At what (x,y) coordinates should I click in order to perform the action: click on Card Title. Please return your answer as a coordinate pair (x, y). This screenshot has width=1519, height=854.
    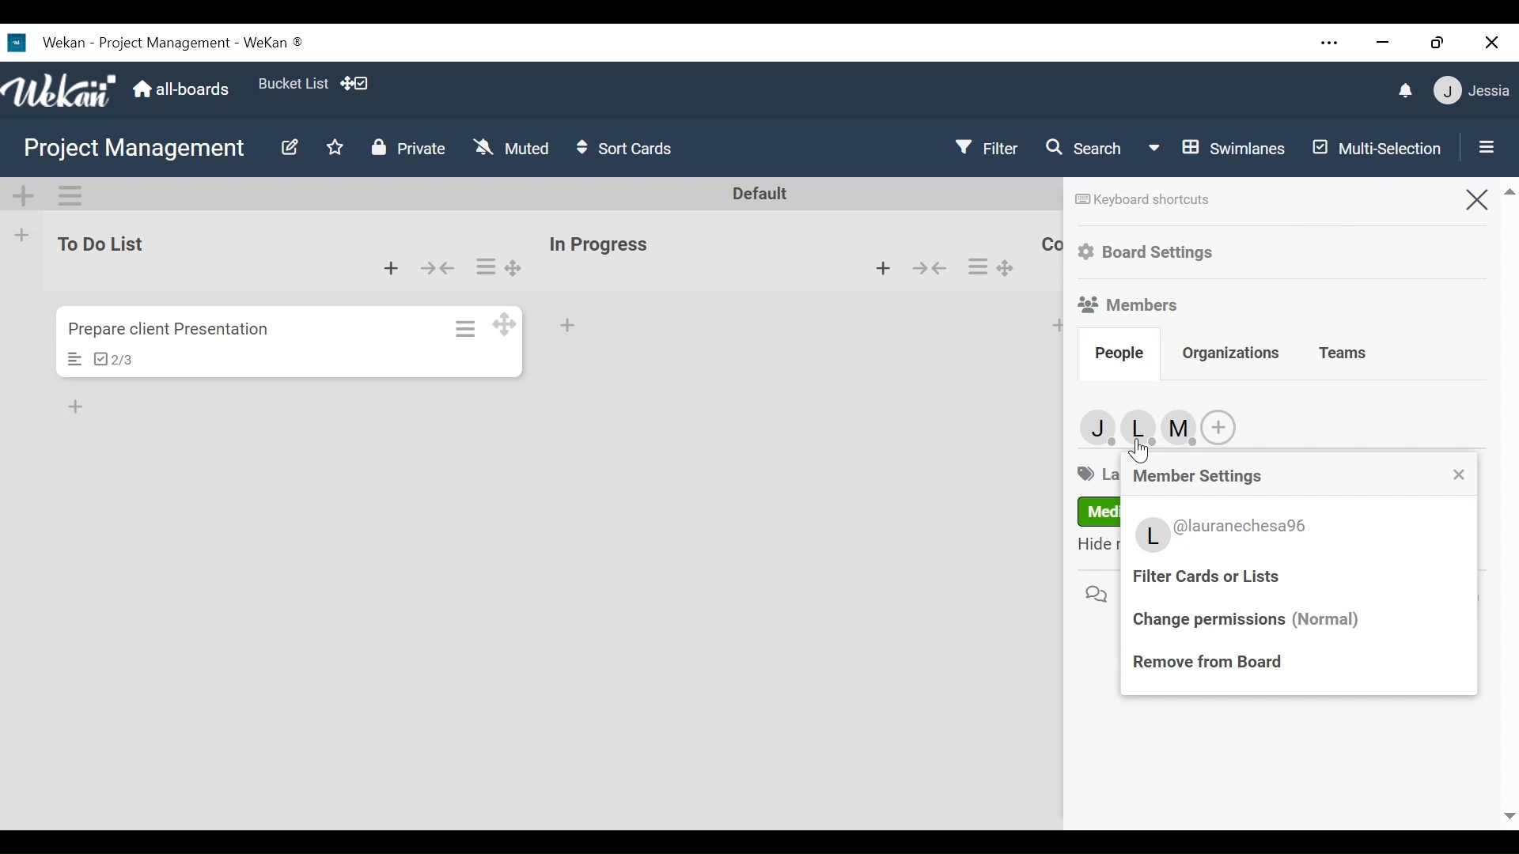
    Looking at the image, I should click on (179, 329).